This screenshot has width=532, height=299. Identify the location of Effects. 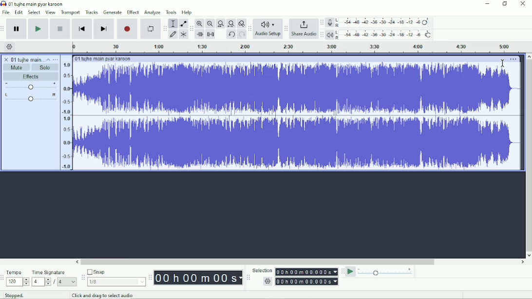
(31, 76).